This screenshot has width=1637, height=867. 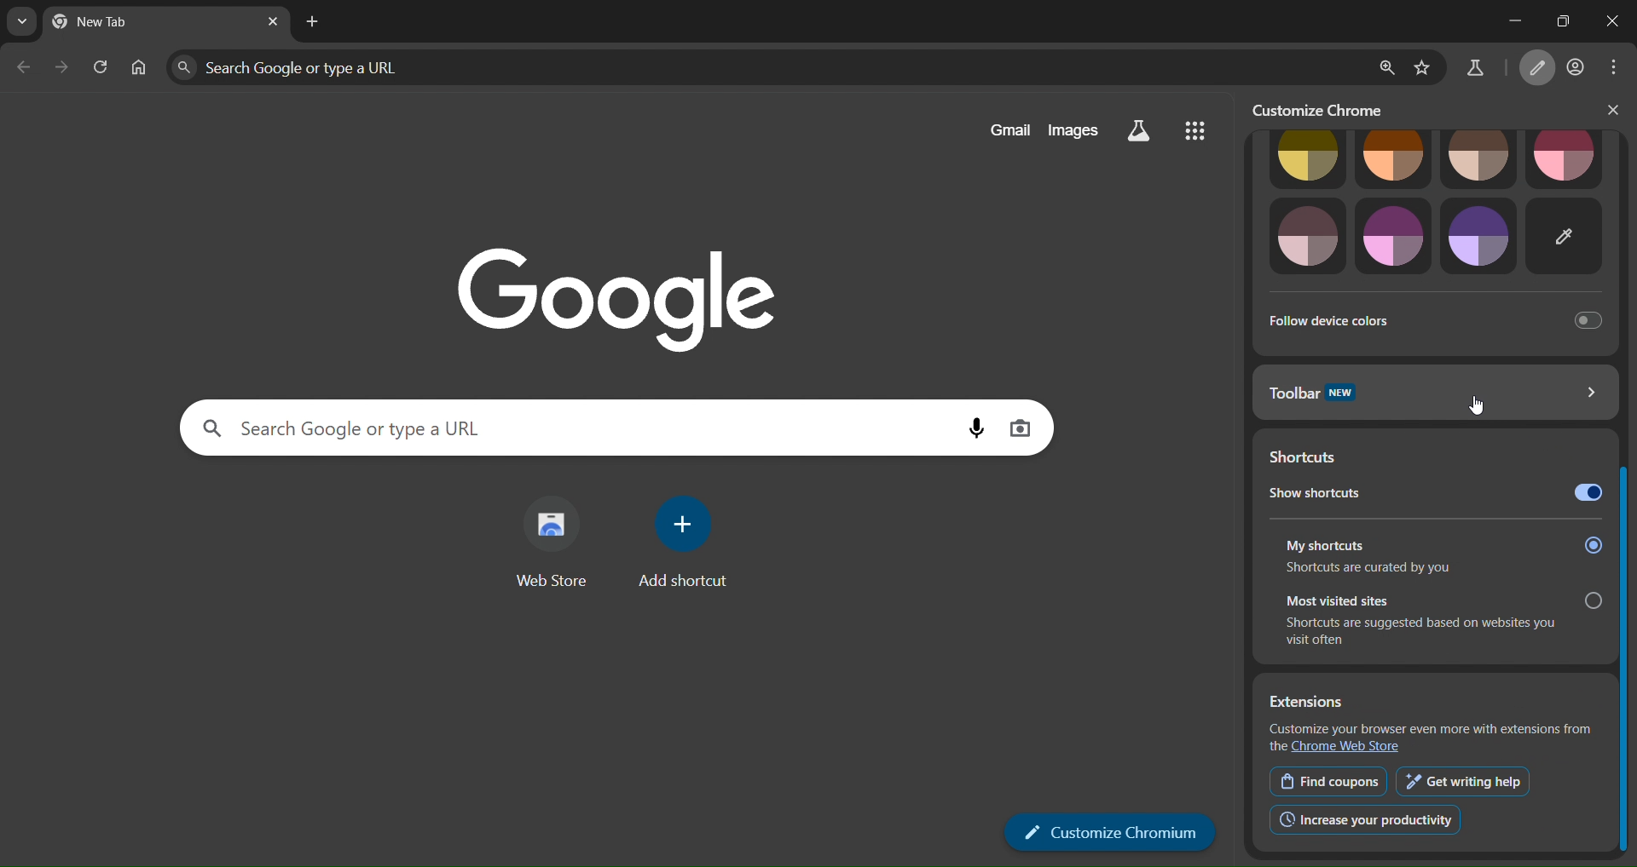 What do you see at coordinates (578, 428) in the screenshot?
I see `Search Google or type a URL` at bounding box center [578, 428].